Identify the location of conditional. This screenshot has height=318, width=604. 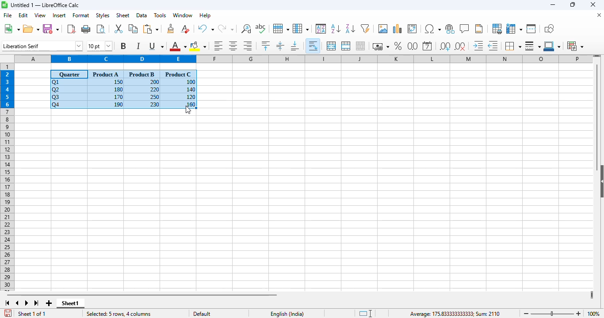
(575, 46).